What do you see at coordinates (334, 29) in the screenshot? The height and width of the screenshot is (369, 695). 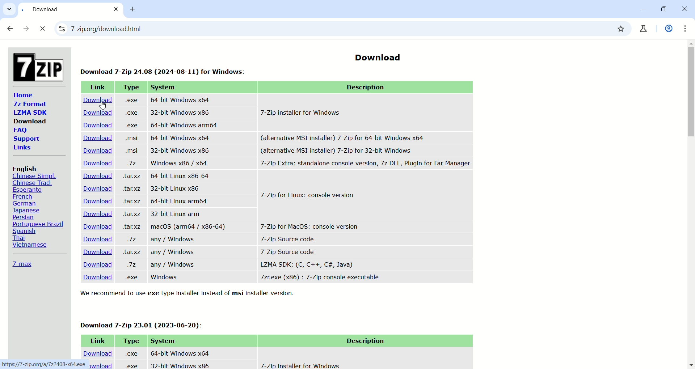 I see `search` at bounding box center [334, 29].